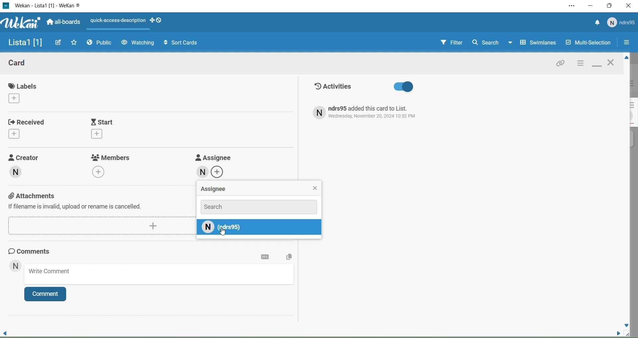  I want to click on Minimize, so click(591, 6).